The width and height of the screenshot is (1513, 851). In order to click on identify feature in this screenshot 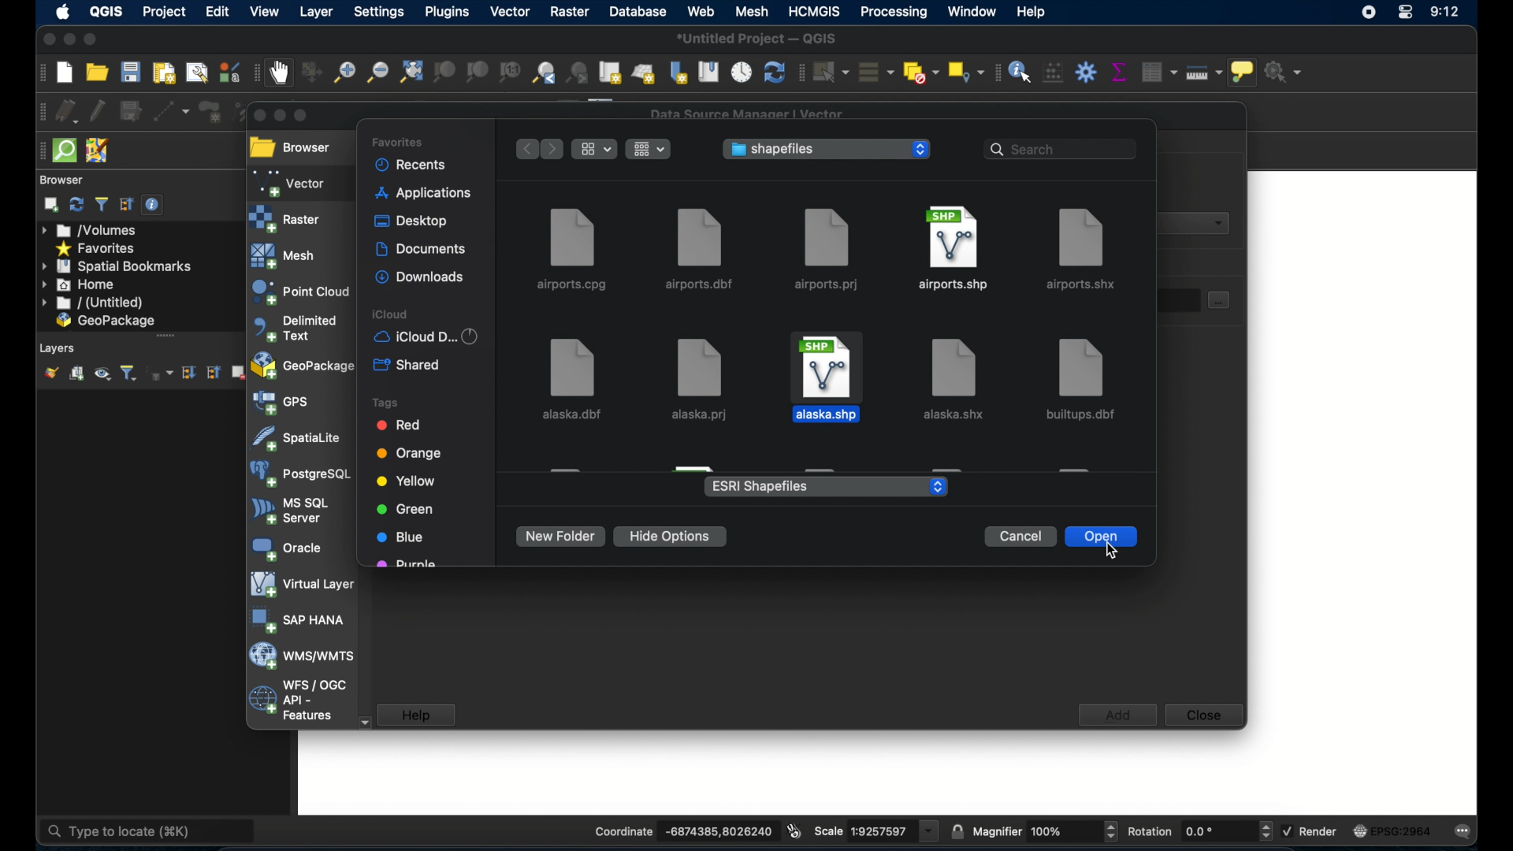, I will do `click(1020, 72)`.